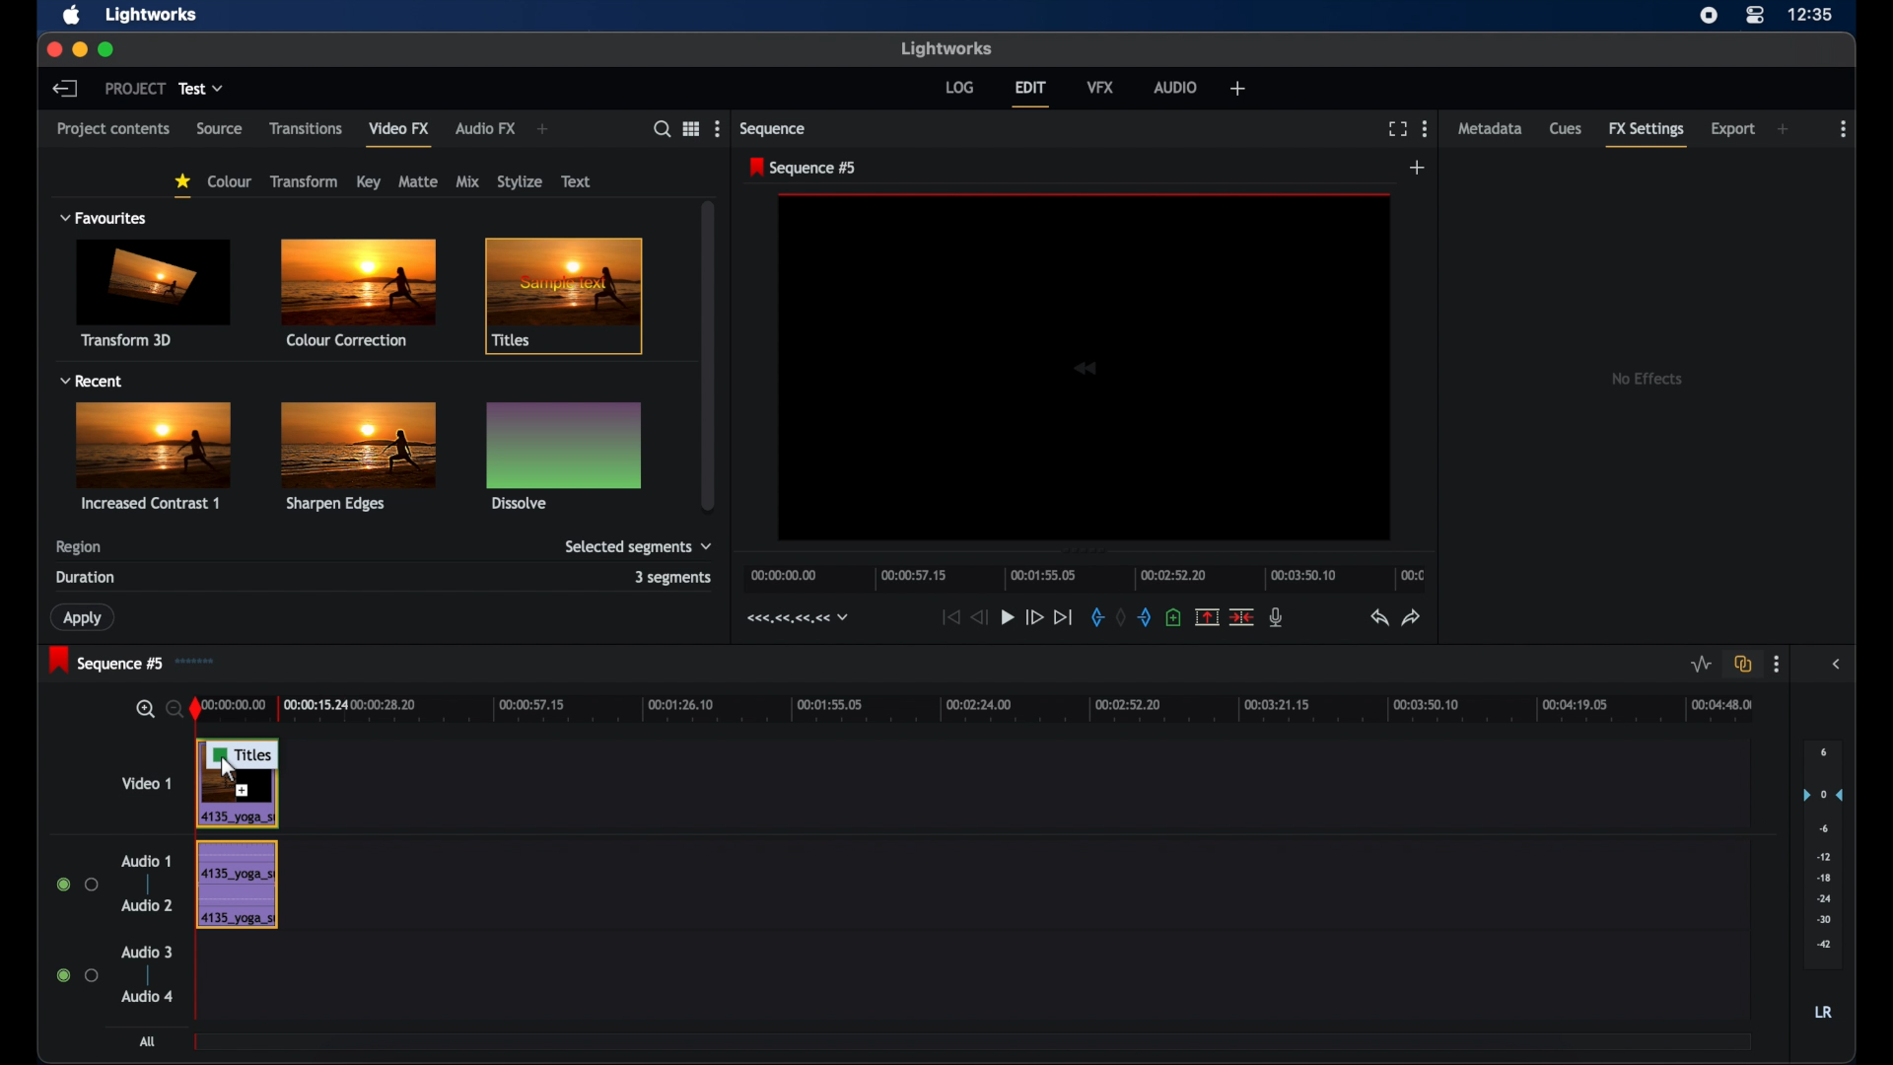 The width and height of the screenshot is (1893, 1065). I want to click on sequence, so click(773, 128).